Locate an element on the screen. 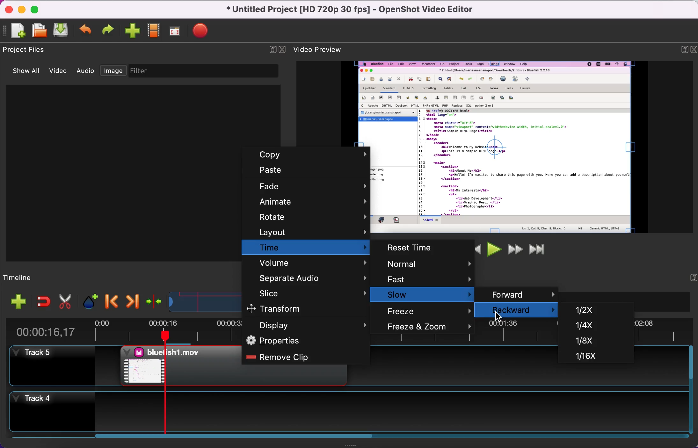  open project is located at coordinates (40, 31).